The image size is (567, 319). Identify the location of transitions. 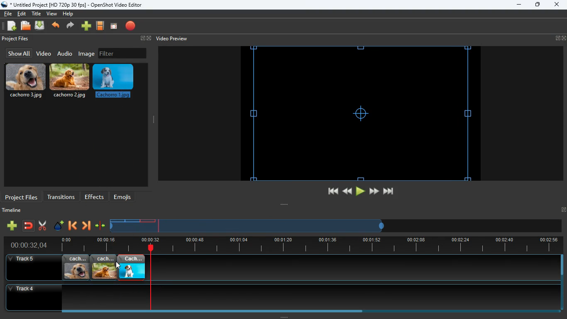
(61, 196).